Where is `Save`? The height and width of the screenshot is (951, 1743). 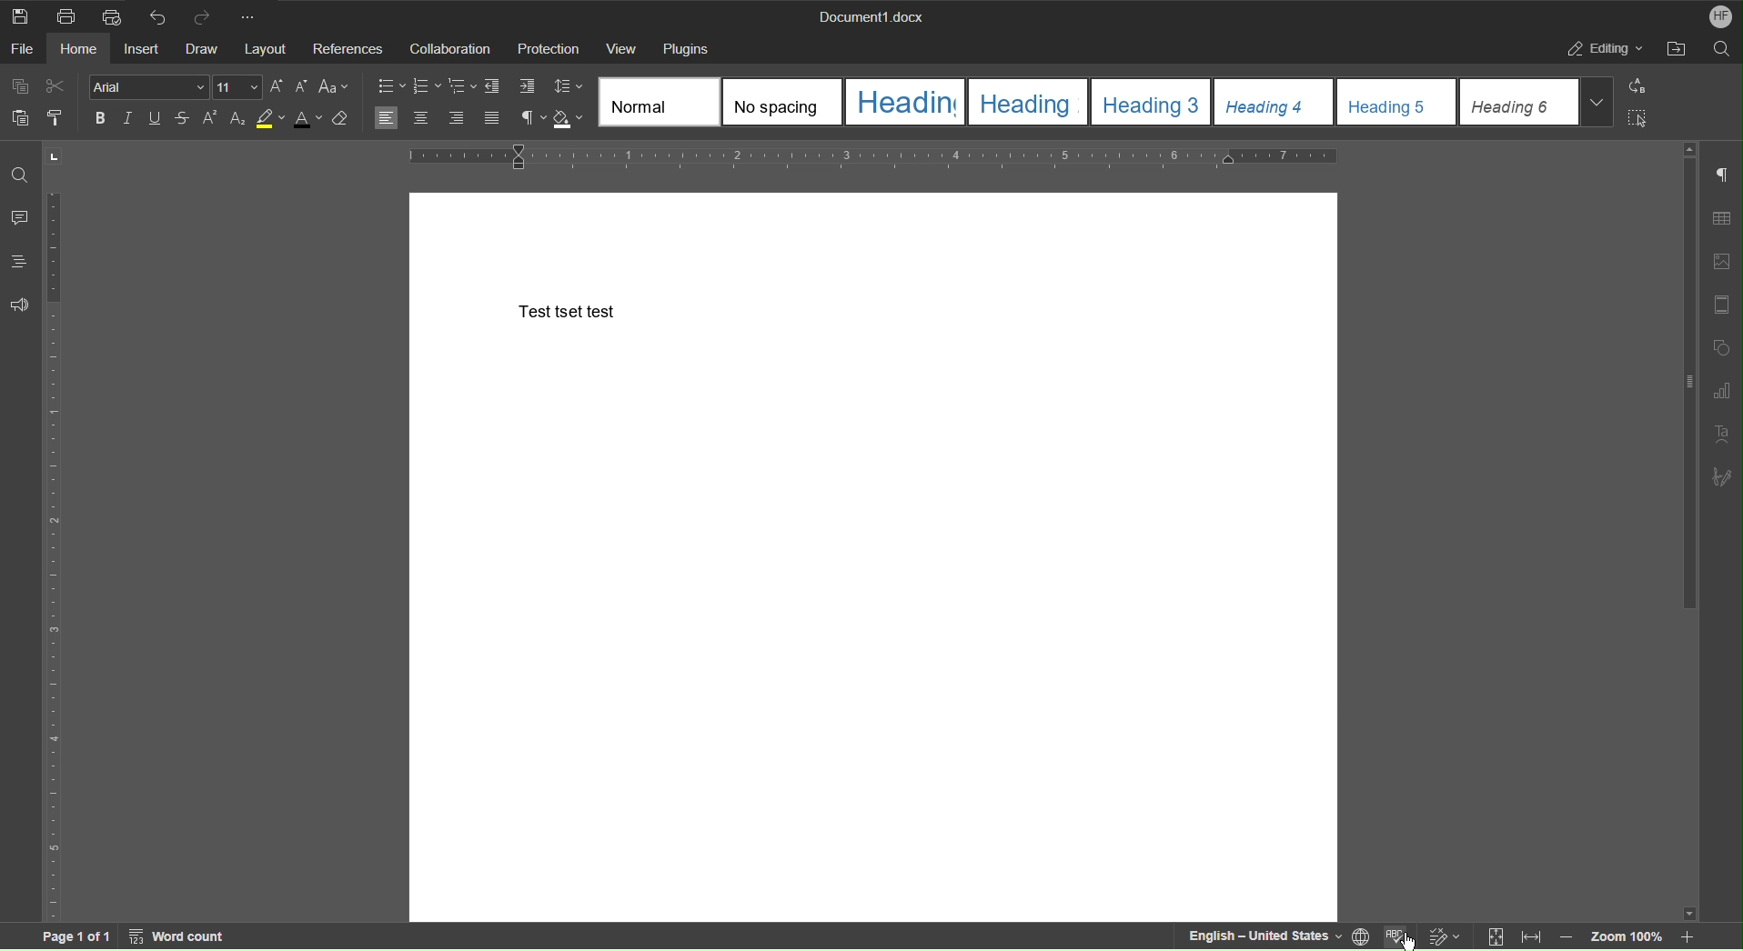 Save is located at coordinates (18, 15).